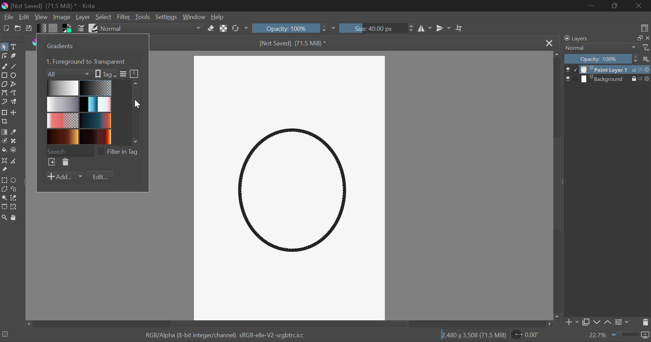 The width and height of the screenshot is (651, 342). Describe the element at coordinates (43, 29) in the screenshot. I see `Gradient` at that location.